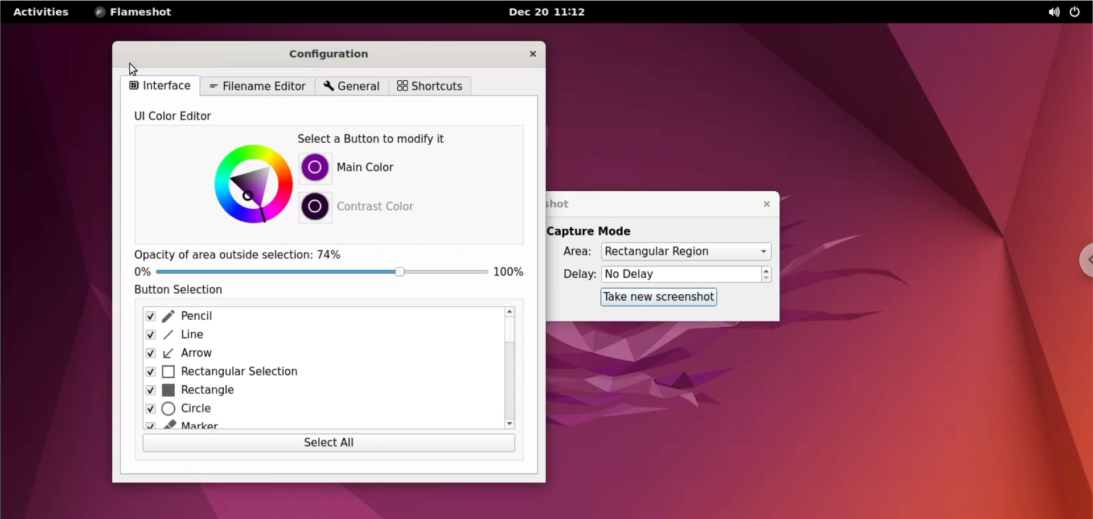 This screenshot has height=519, width=1093. What do you see at coordinates (429, 86) in the screenshot?
I see `shortcuts` at bounding box center [429, 86].